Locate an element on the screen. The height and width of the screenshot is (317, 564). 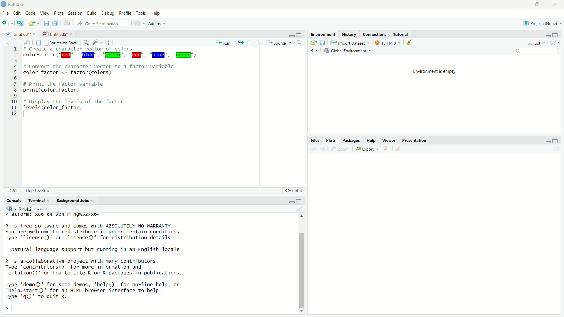
minimize is located at coordinates (545, 34).